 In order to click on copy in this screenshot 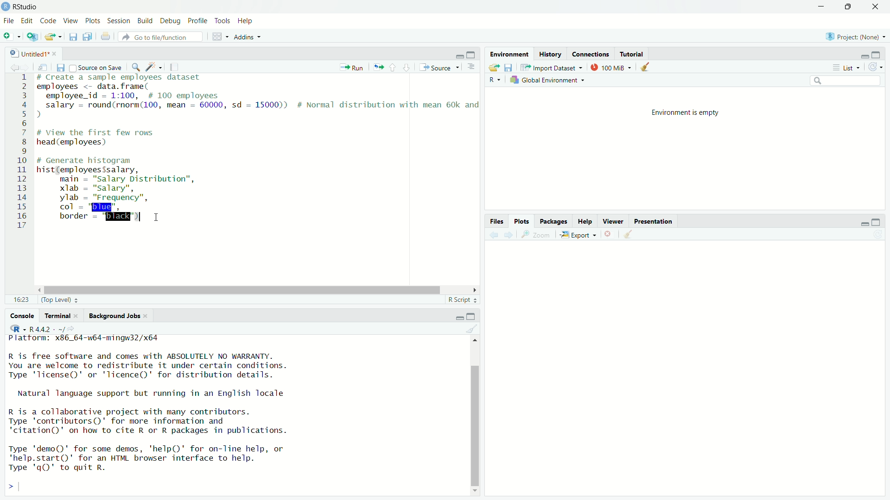, I will do `click(176, 66)`.